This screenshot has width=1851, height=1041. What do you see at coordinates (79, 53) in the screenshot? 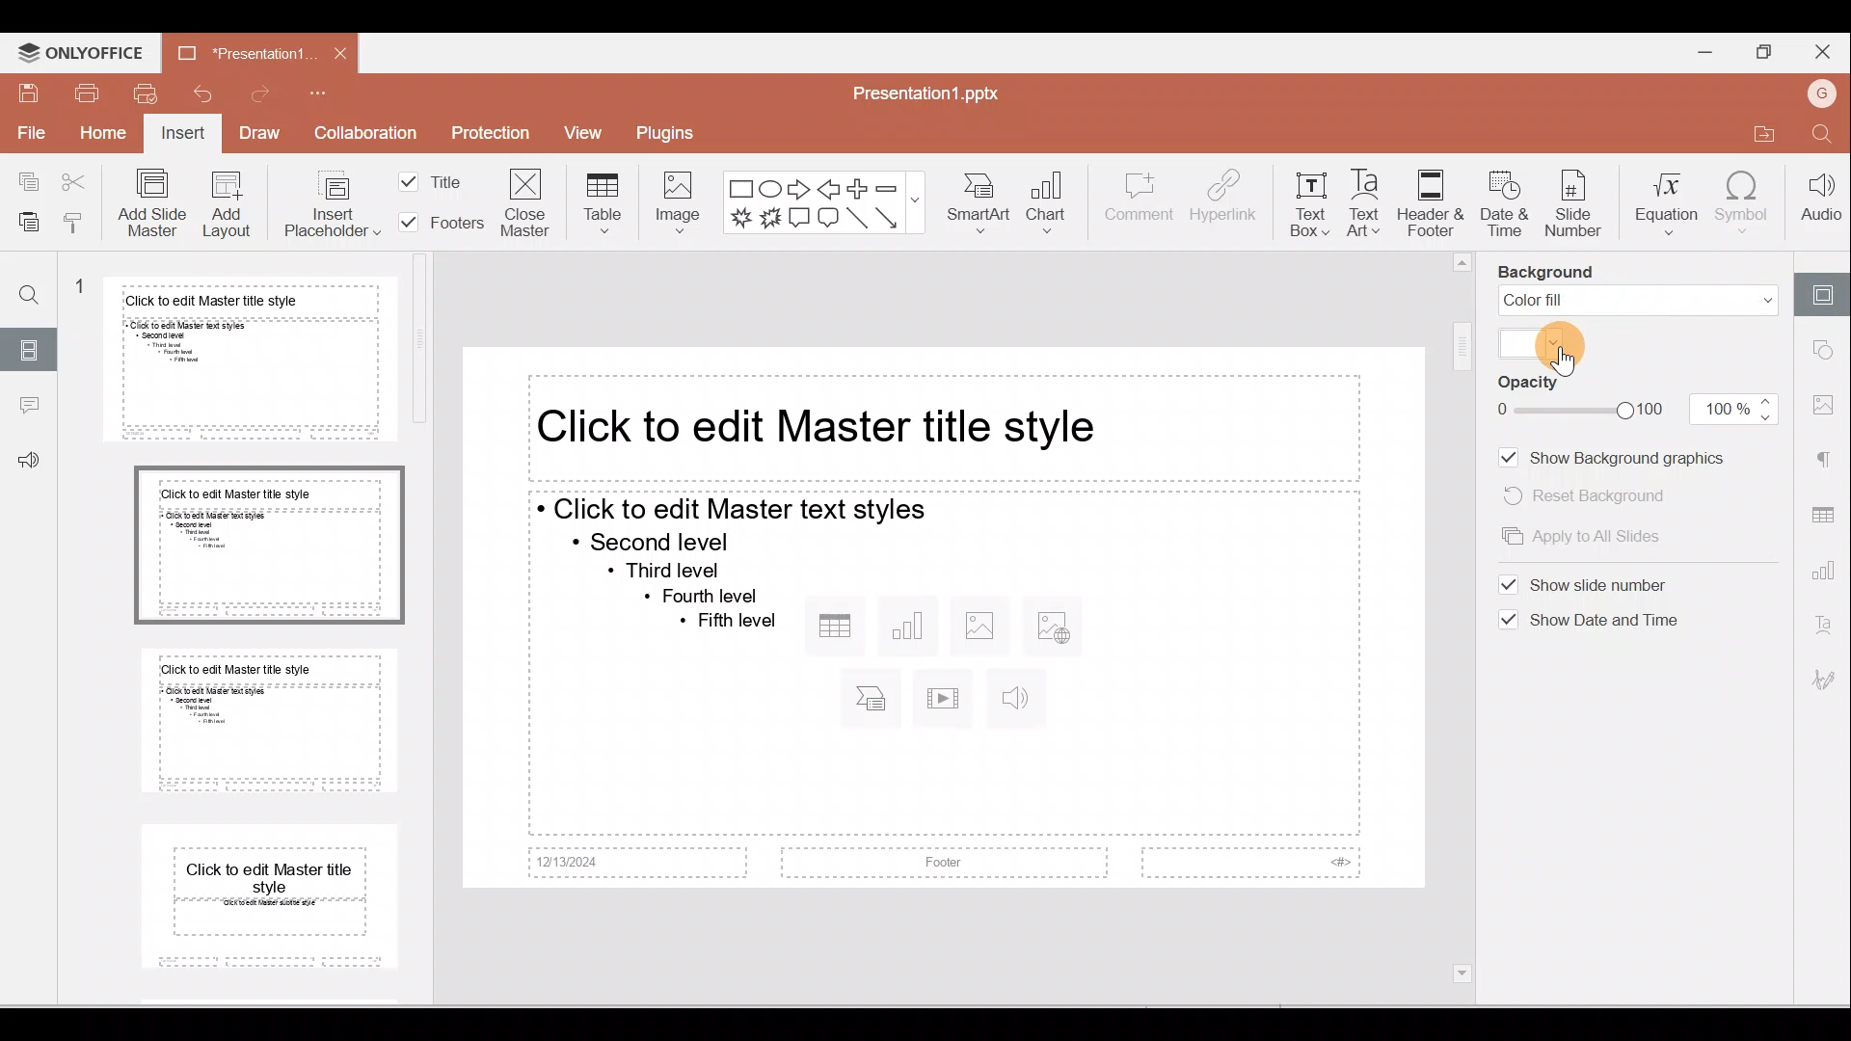
I see `ONLYOFFICE` at bounding box center [79, 53].